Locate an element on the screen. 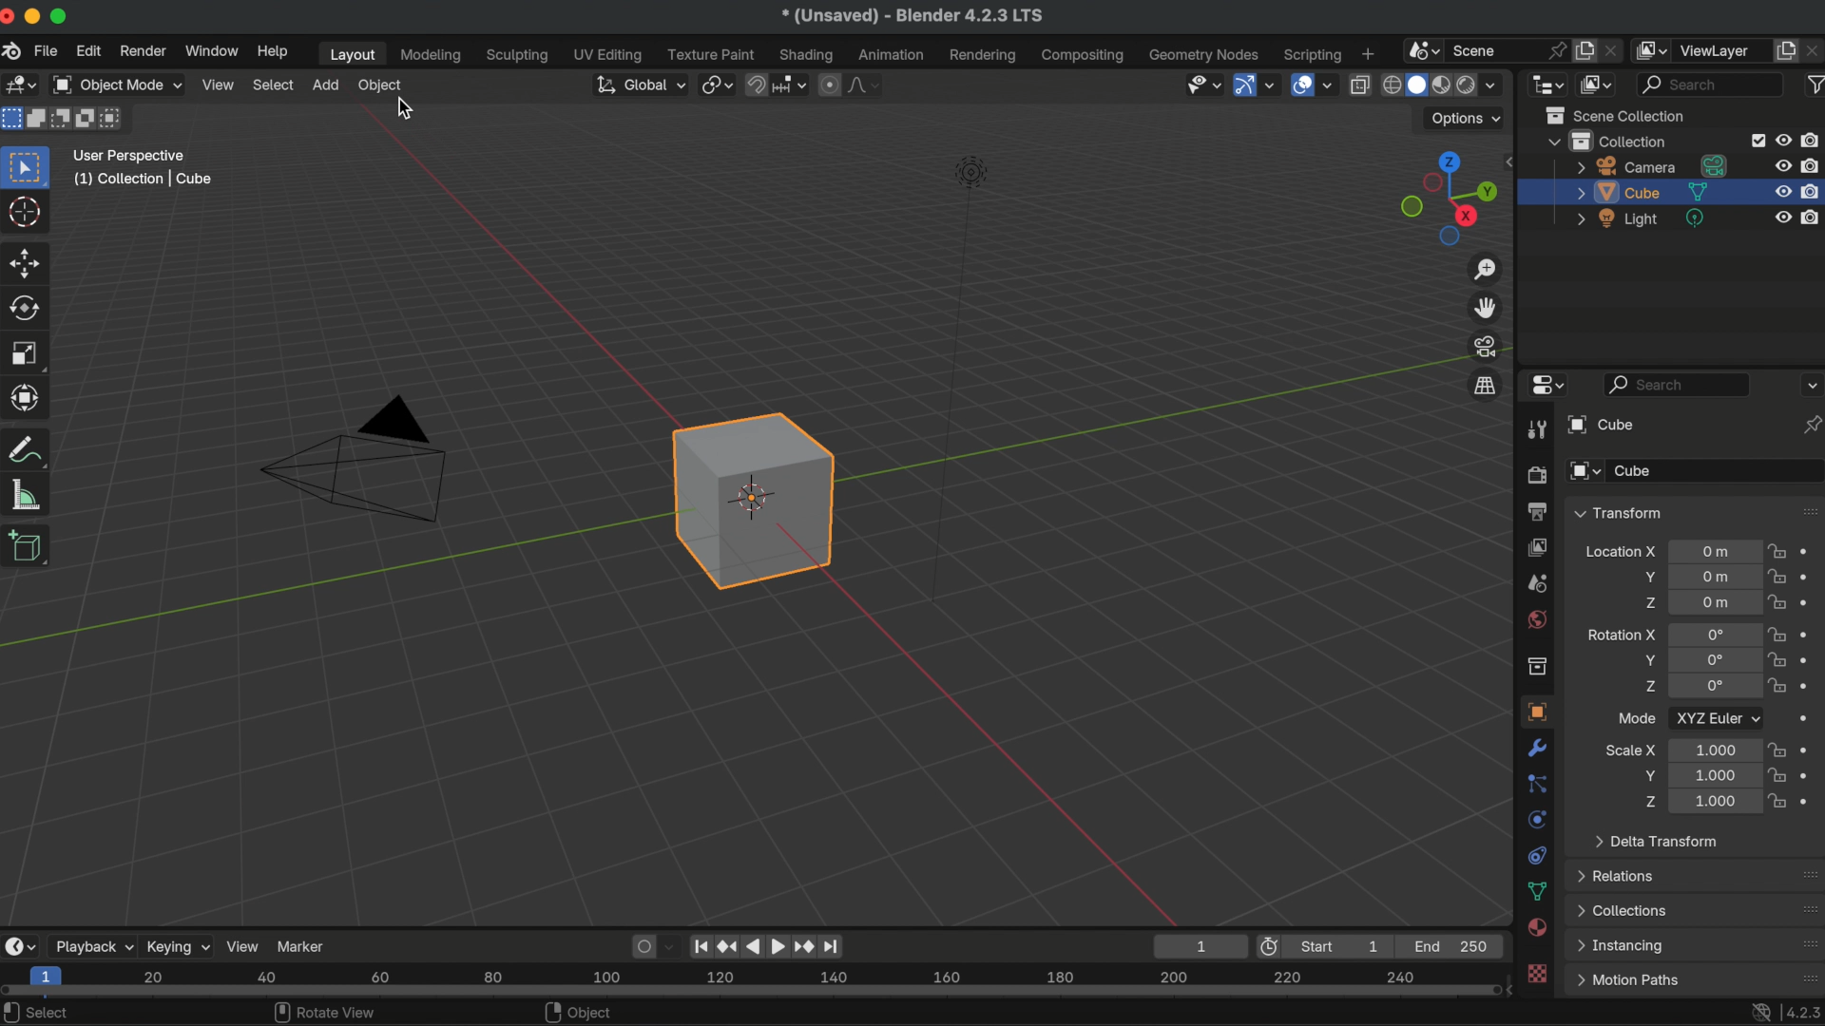 This screenshot has width=1825, height=1026. particles is located at coordinates (1538, 785).